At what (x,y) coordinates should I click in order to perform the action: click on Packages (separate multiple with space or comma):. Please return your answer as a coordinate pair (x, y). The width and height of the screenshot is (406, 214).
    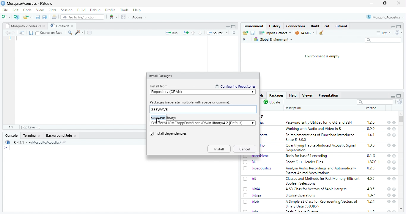
    Looking at the image, I should click on (191, 102).